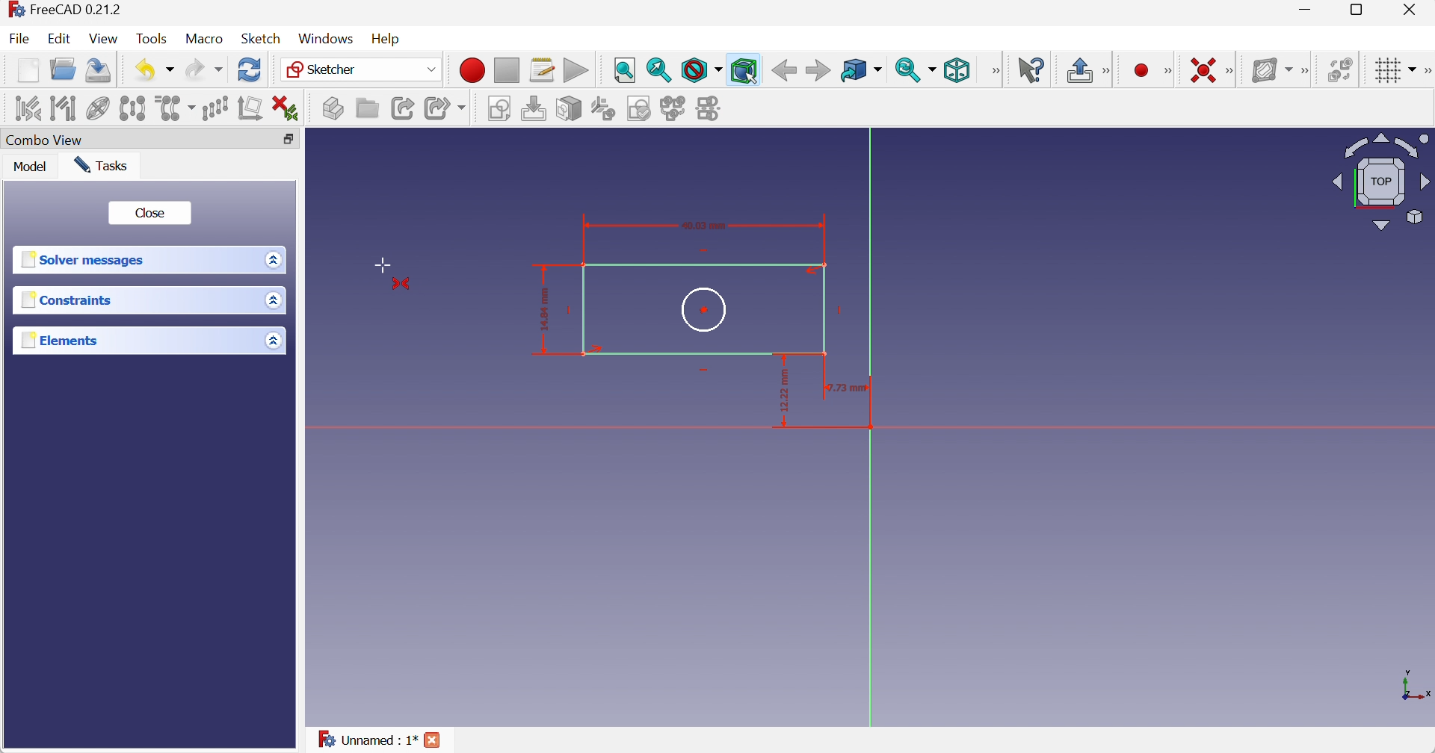  Describe the element at coordinates (993, 71) in the screenshot. I see `[View]` at that location.